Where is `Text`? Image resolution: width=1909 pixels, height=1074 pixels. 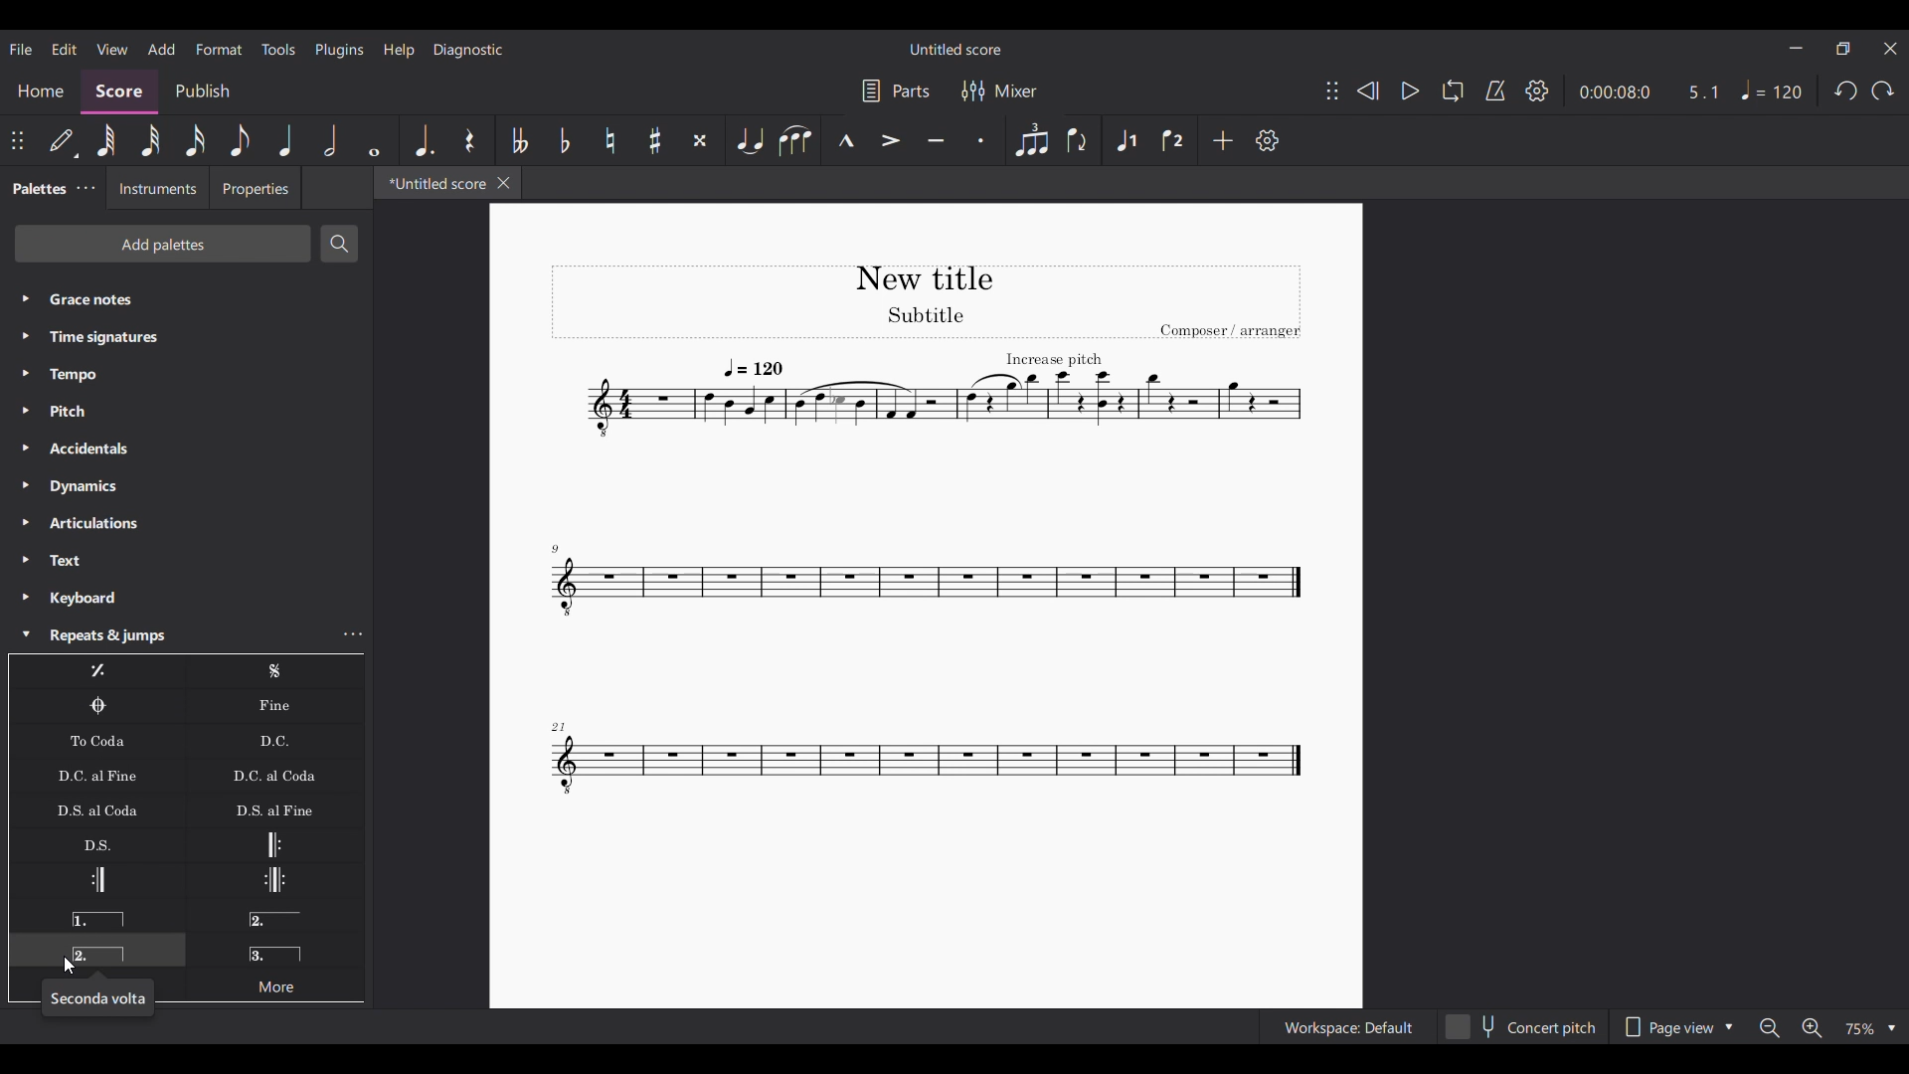
Text is located at coordinates (187, 561).